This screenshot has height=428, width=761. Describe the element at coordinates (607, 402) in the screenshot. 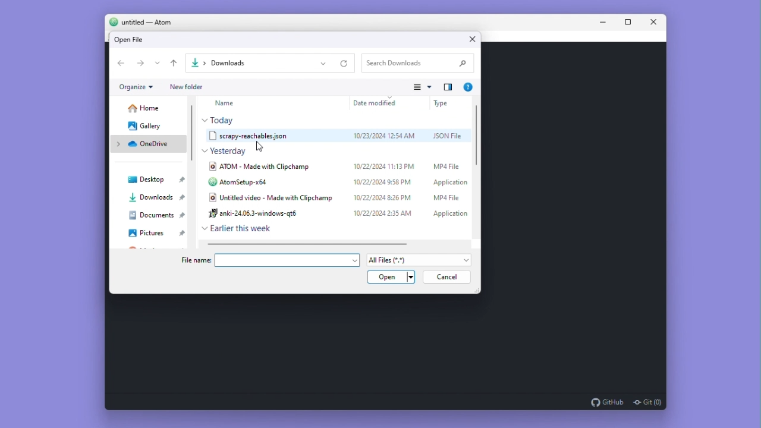

I see `github` at that location.